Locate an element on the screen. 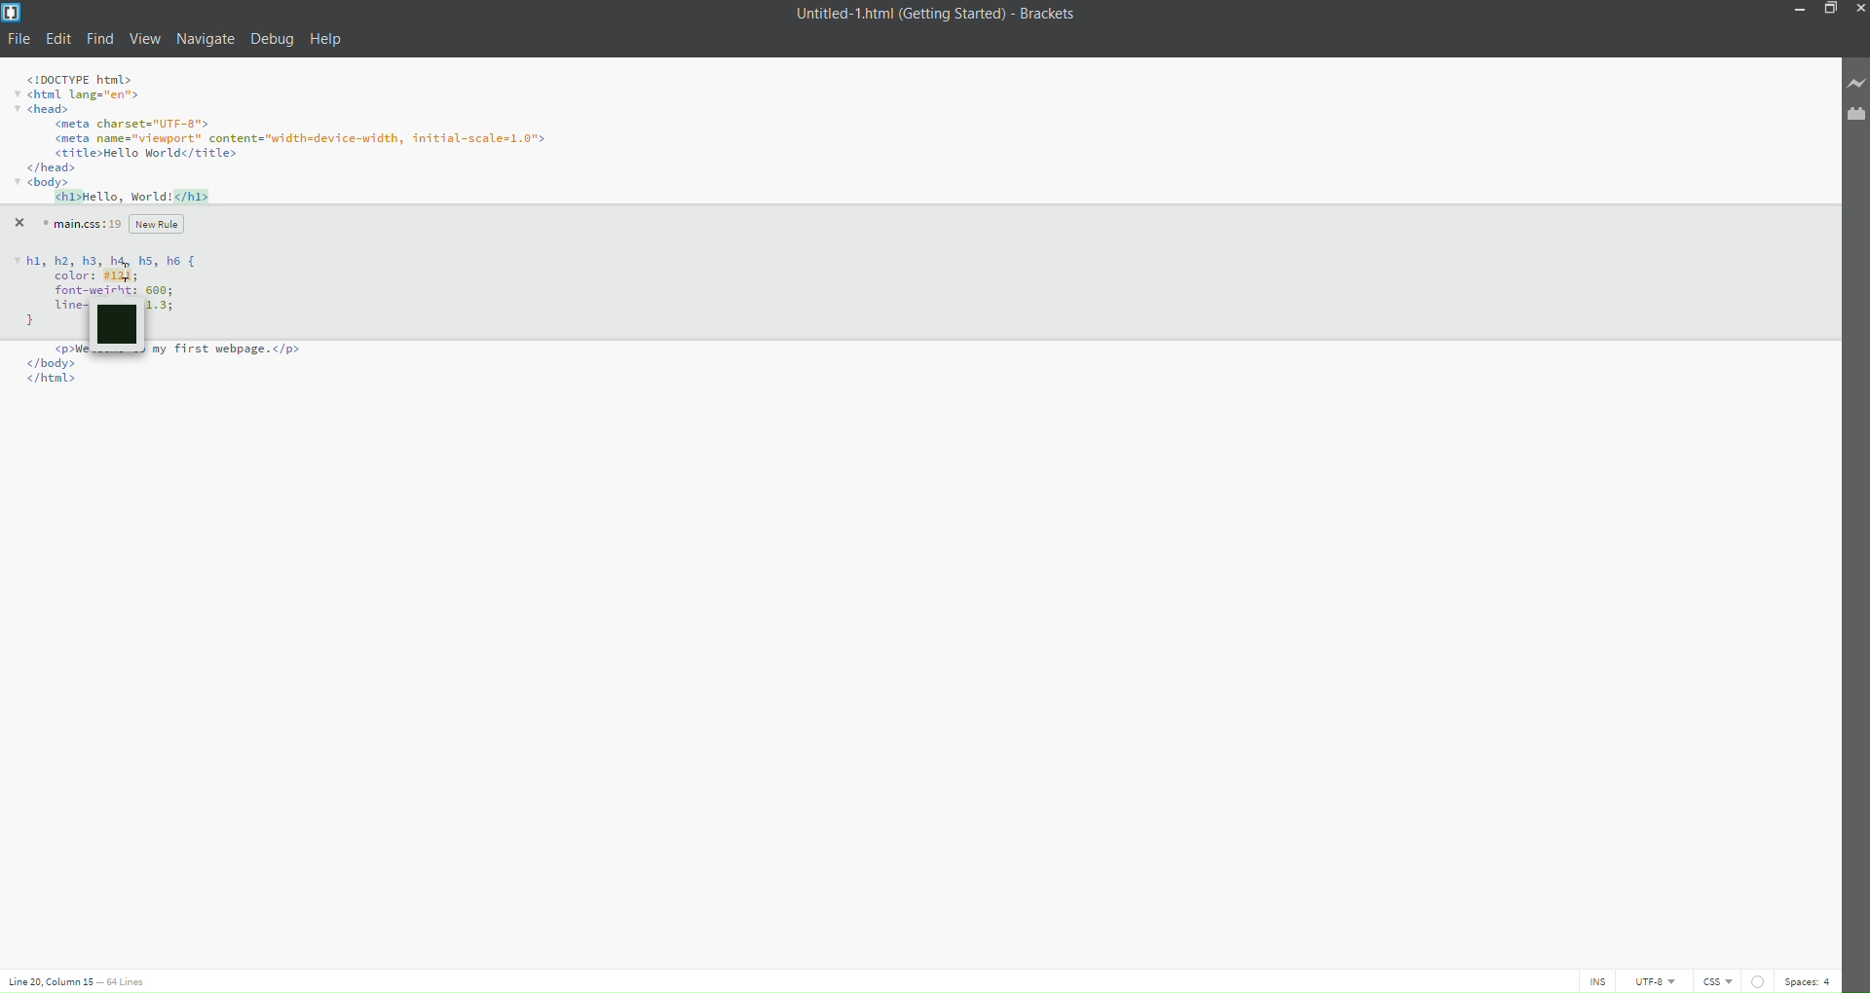 The image size is (1870, 993). utf-8 is located at coordinates (1646, 981).